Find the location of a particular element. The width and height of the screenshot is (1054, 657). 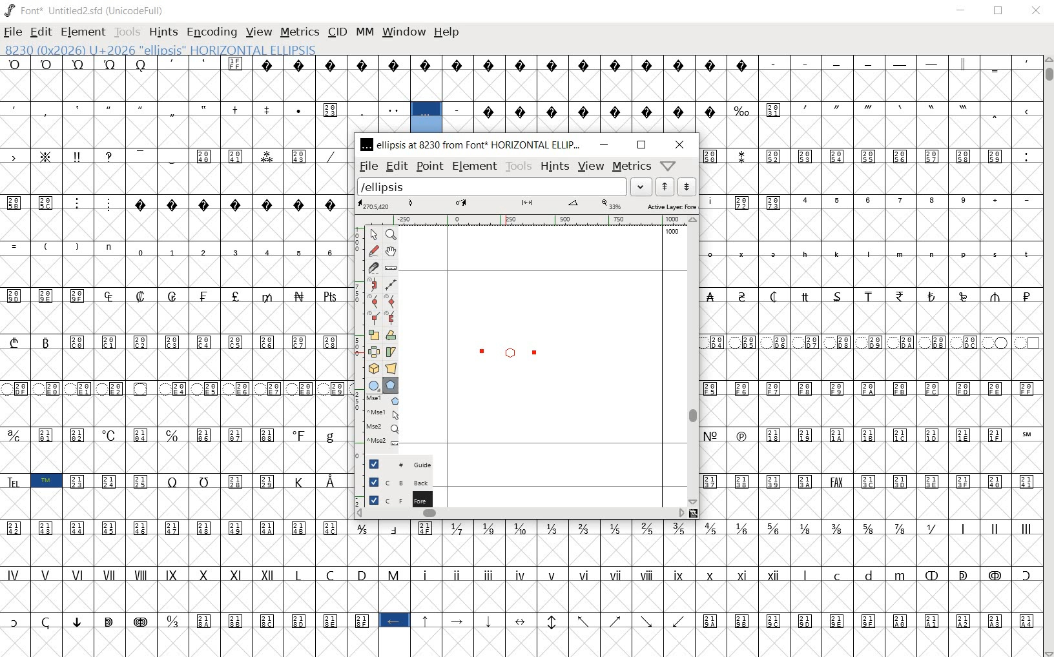

SCROLLBAR is located at coordinates (1048, 356).